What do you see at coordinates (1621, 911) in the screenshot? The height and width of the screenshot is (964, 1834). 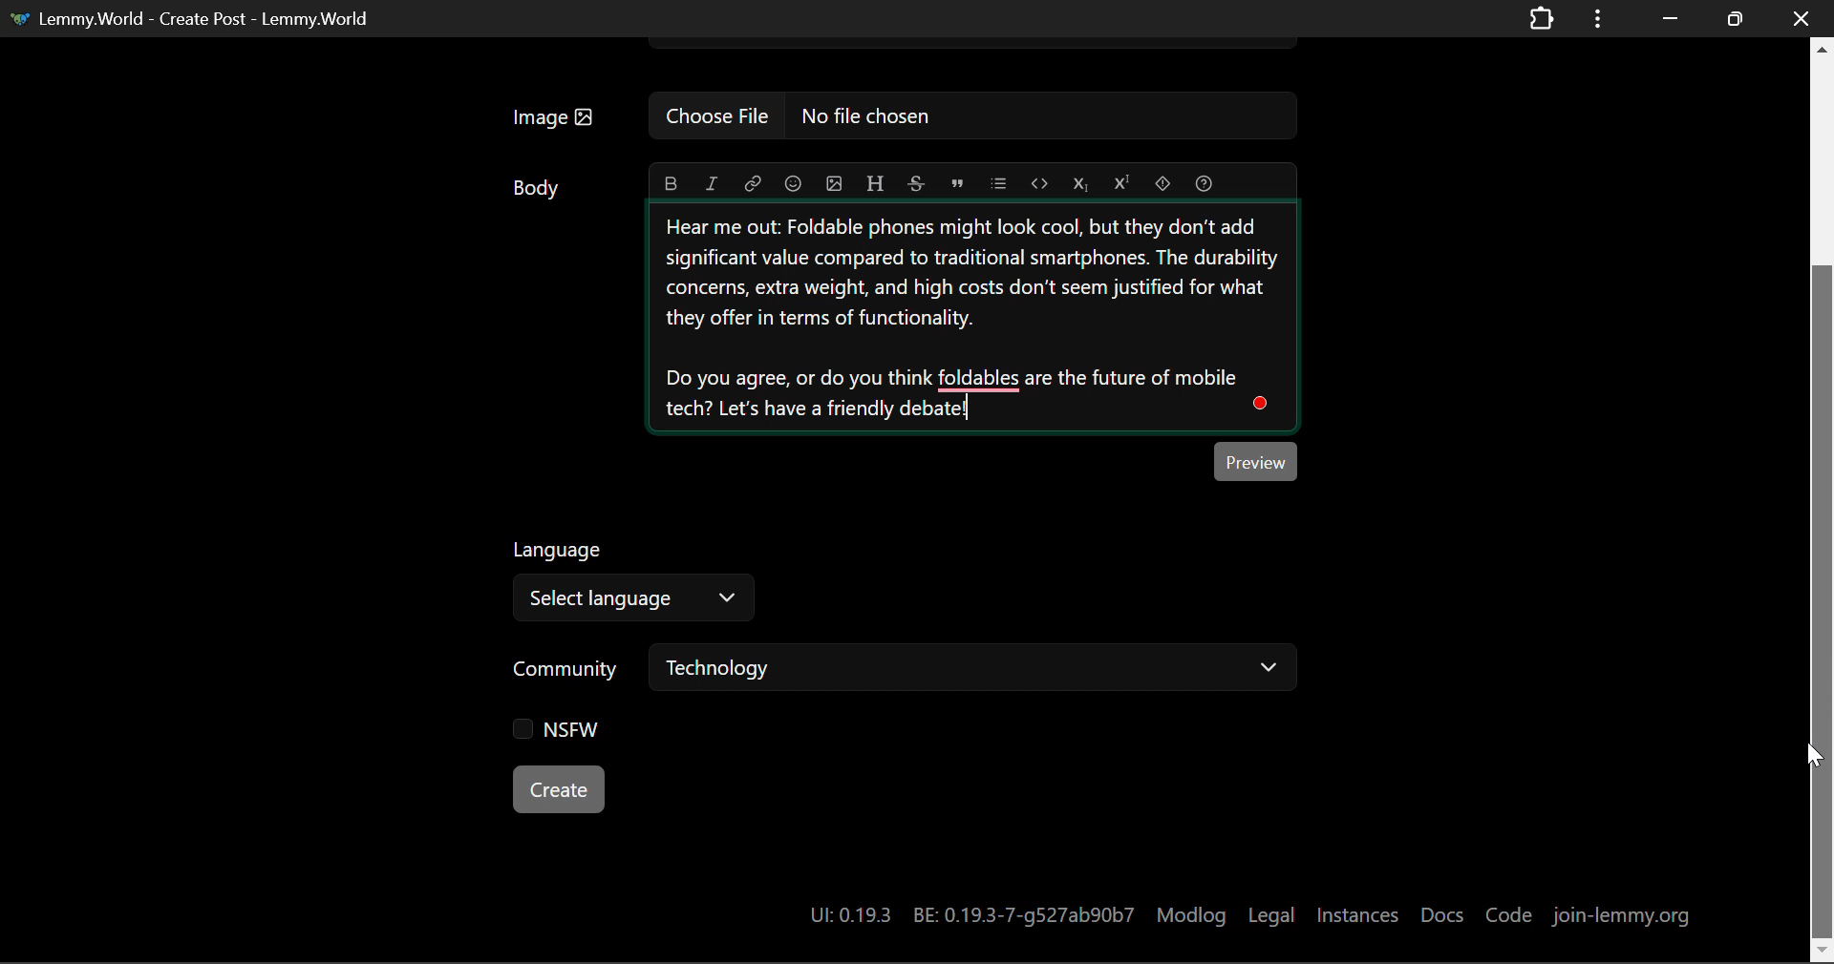 I see `join-lemmy.org` at bounding box center [1621, 911].